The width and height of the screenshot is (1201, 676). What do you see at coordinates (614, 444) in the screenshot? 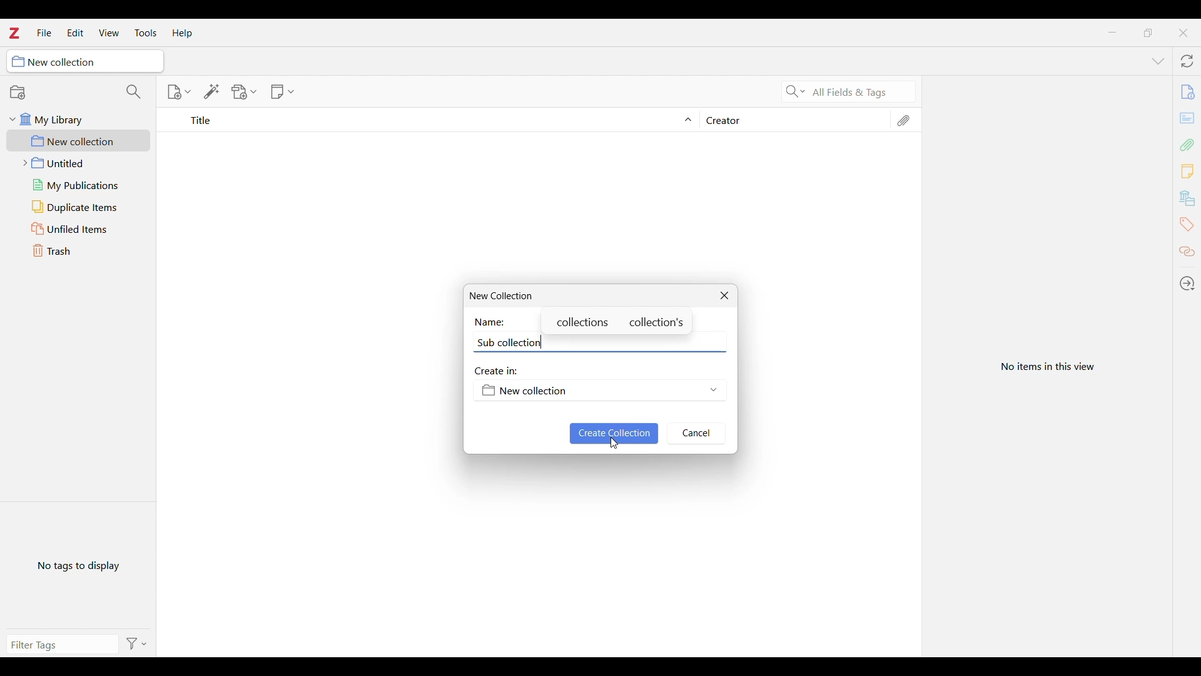
I see `Cursor clicking on saving inputs made to create new collection` at bounding box center [614, 444].